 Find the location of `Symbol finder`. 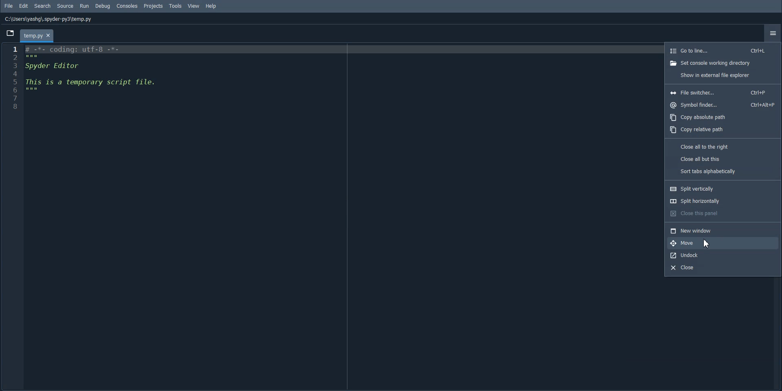

Symbol finder is located at coordinates (723, 105).